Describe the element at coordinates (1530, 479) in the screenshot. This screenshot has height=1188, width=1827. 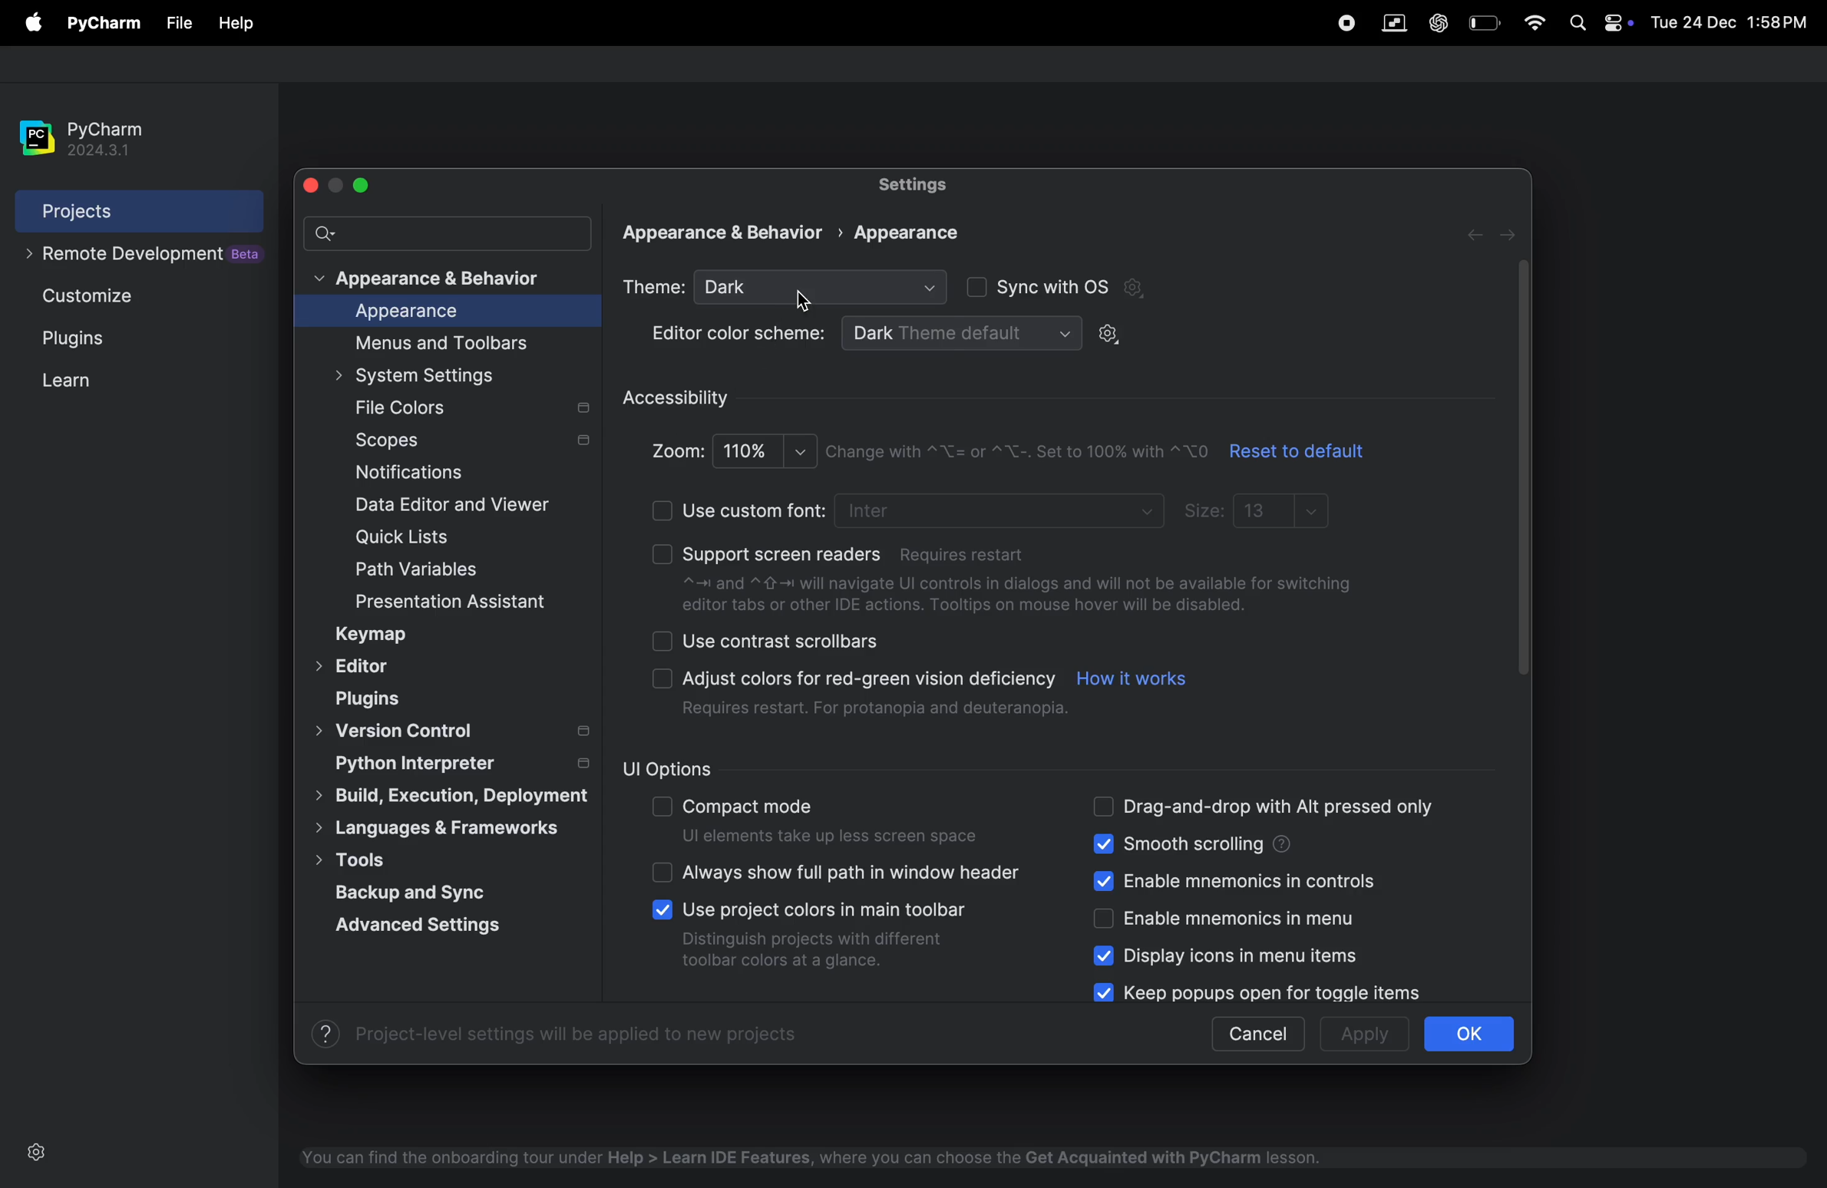
I see `scroll bar` at that location.